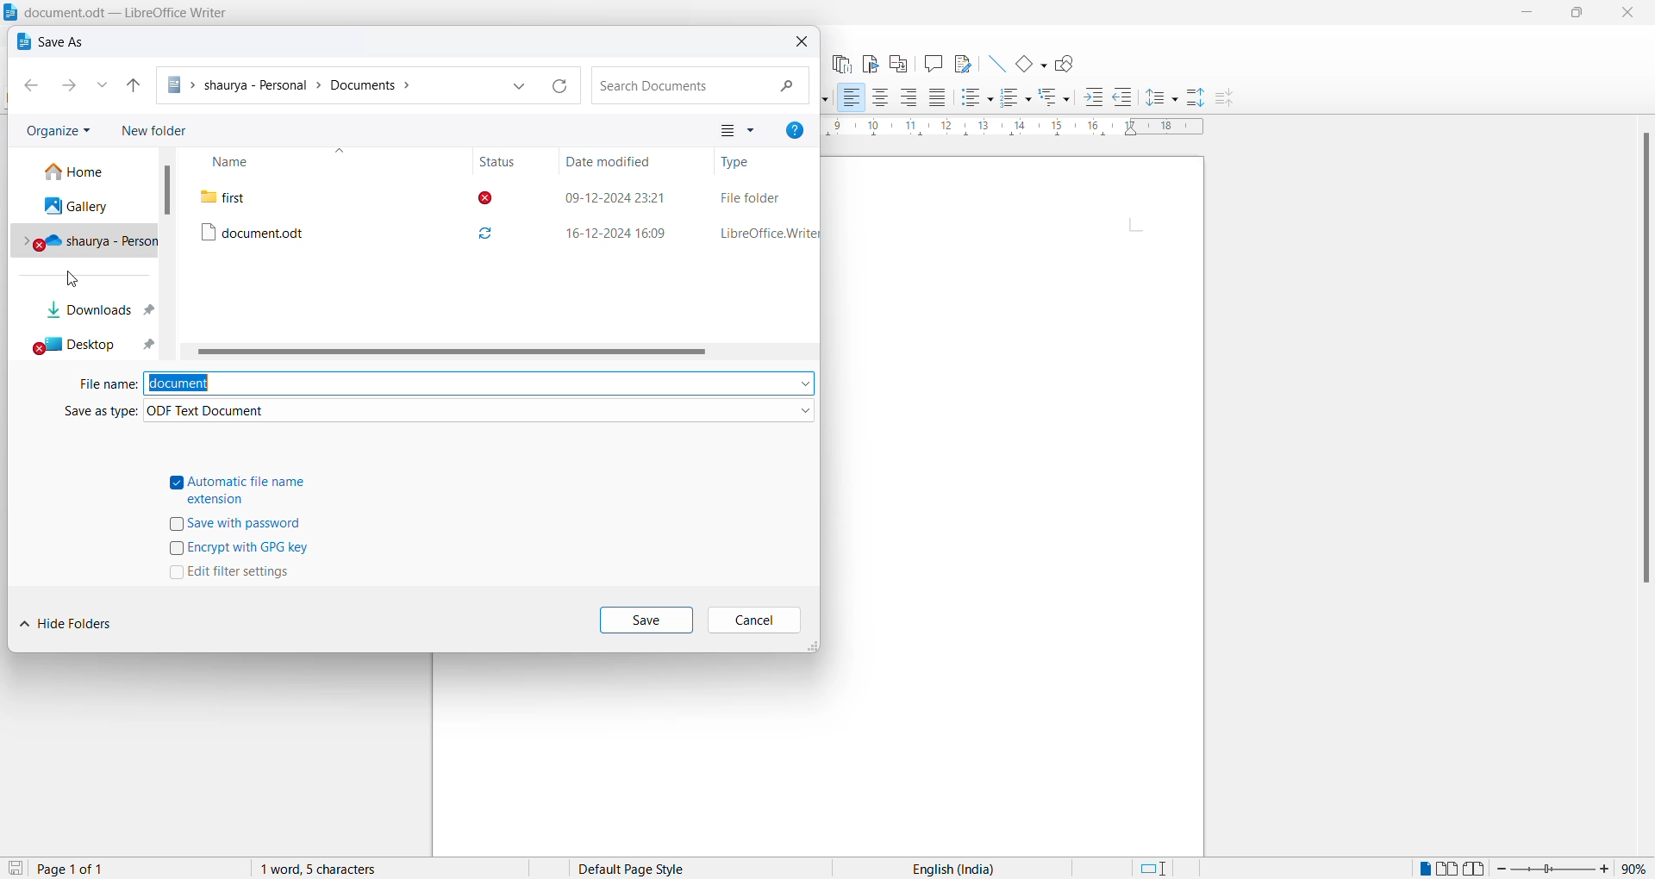 The width and height of the screenshot is (1655, 879). What do you see at coordinates (53, 43) in the screenshot?
I see `Save as` at bounding box center [53, 43].